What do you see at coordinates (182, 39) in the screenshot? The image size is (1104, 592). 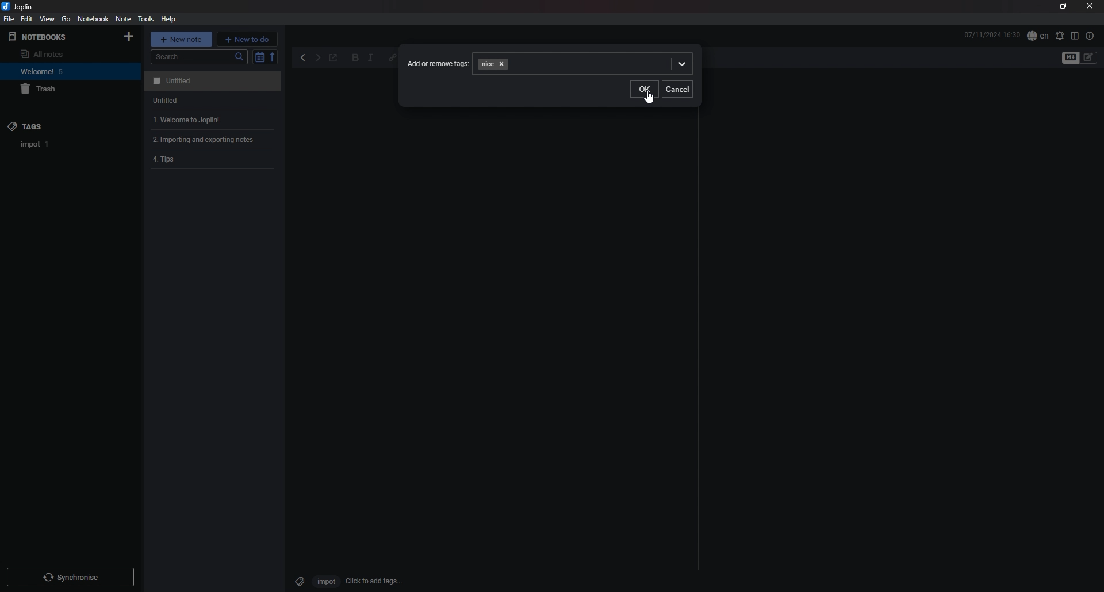 I see `new note` at bounding box center [182, 39].